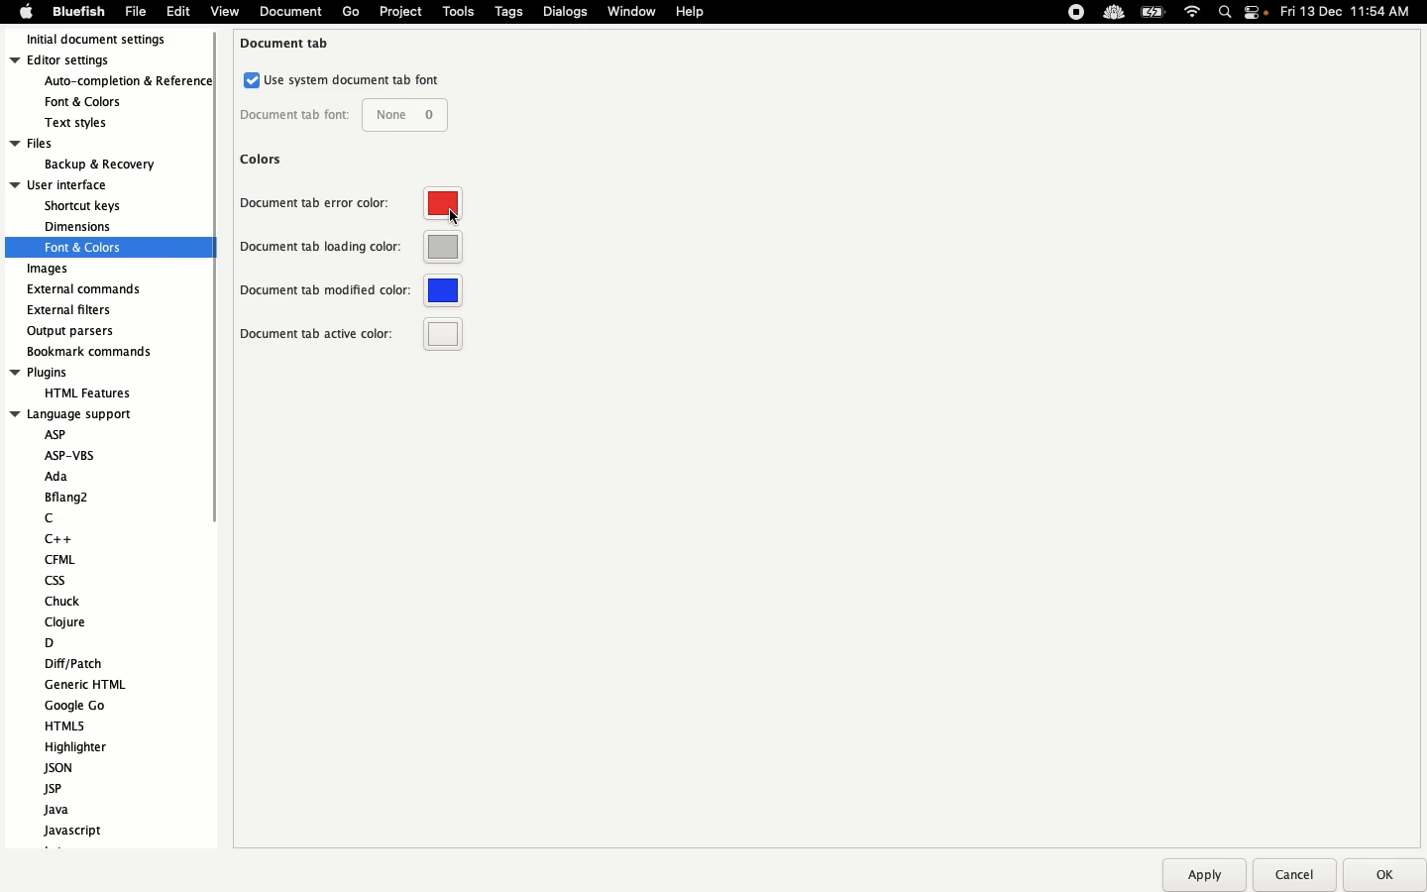  What do you see at coordinates (633, 13) in the screenshot?
I see `Window` at bounding box center [633, 13].